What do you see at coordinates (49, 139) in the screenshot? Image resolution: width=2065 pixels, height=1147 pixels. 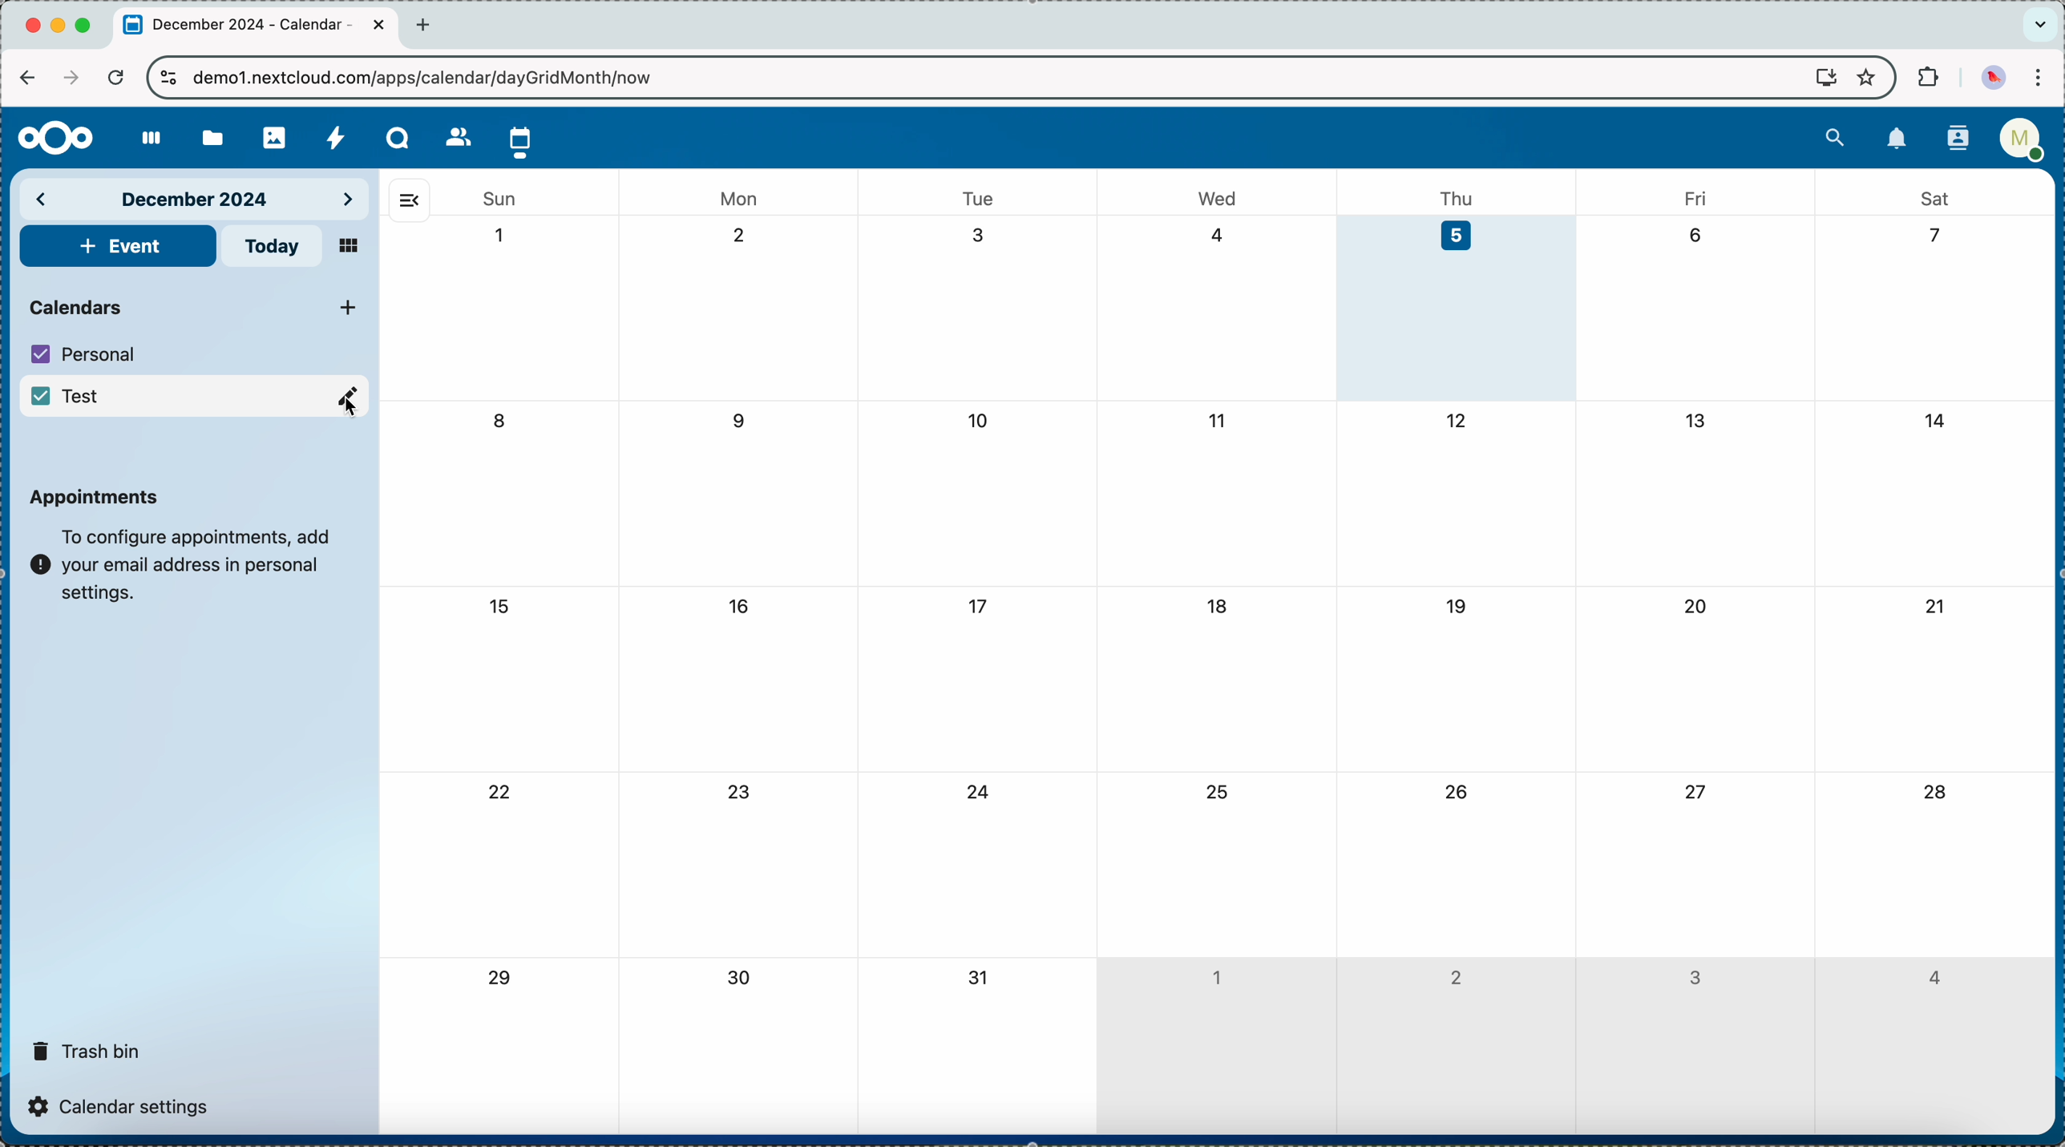 I see `Nextcloud logo` at bounding box center [49, 139].